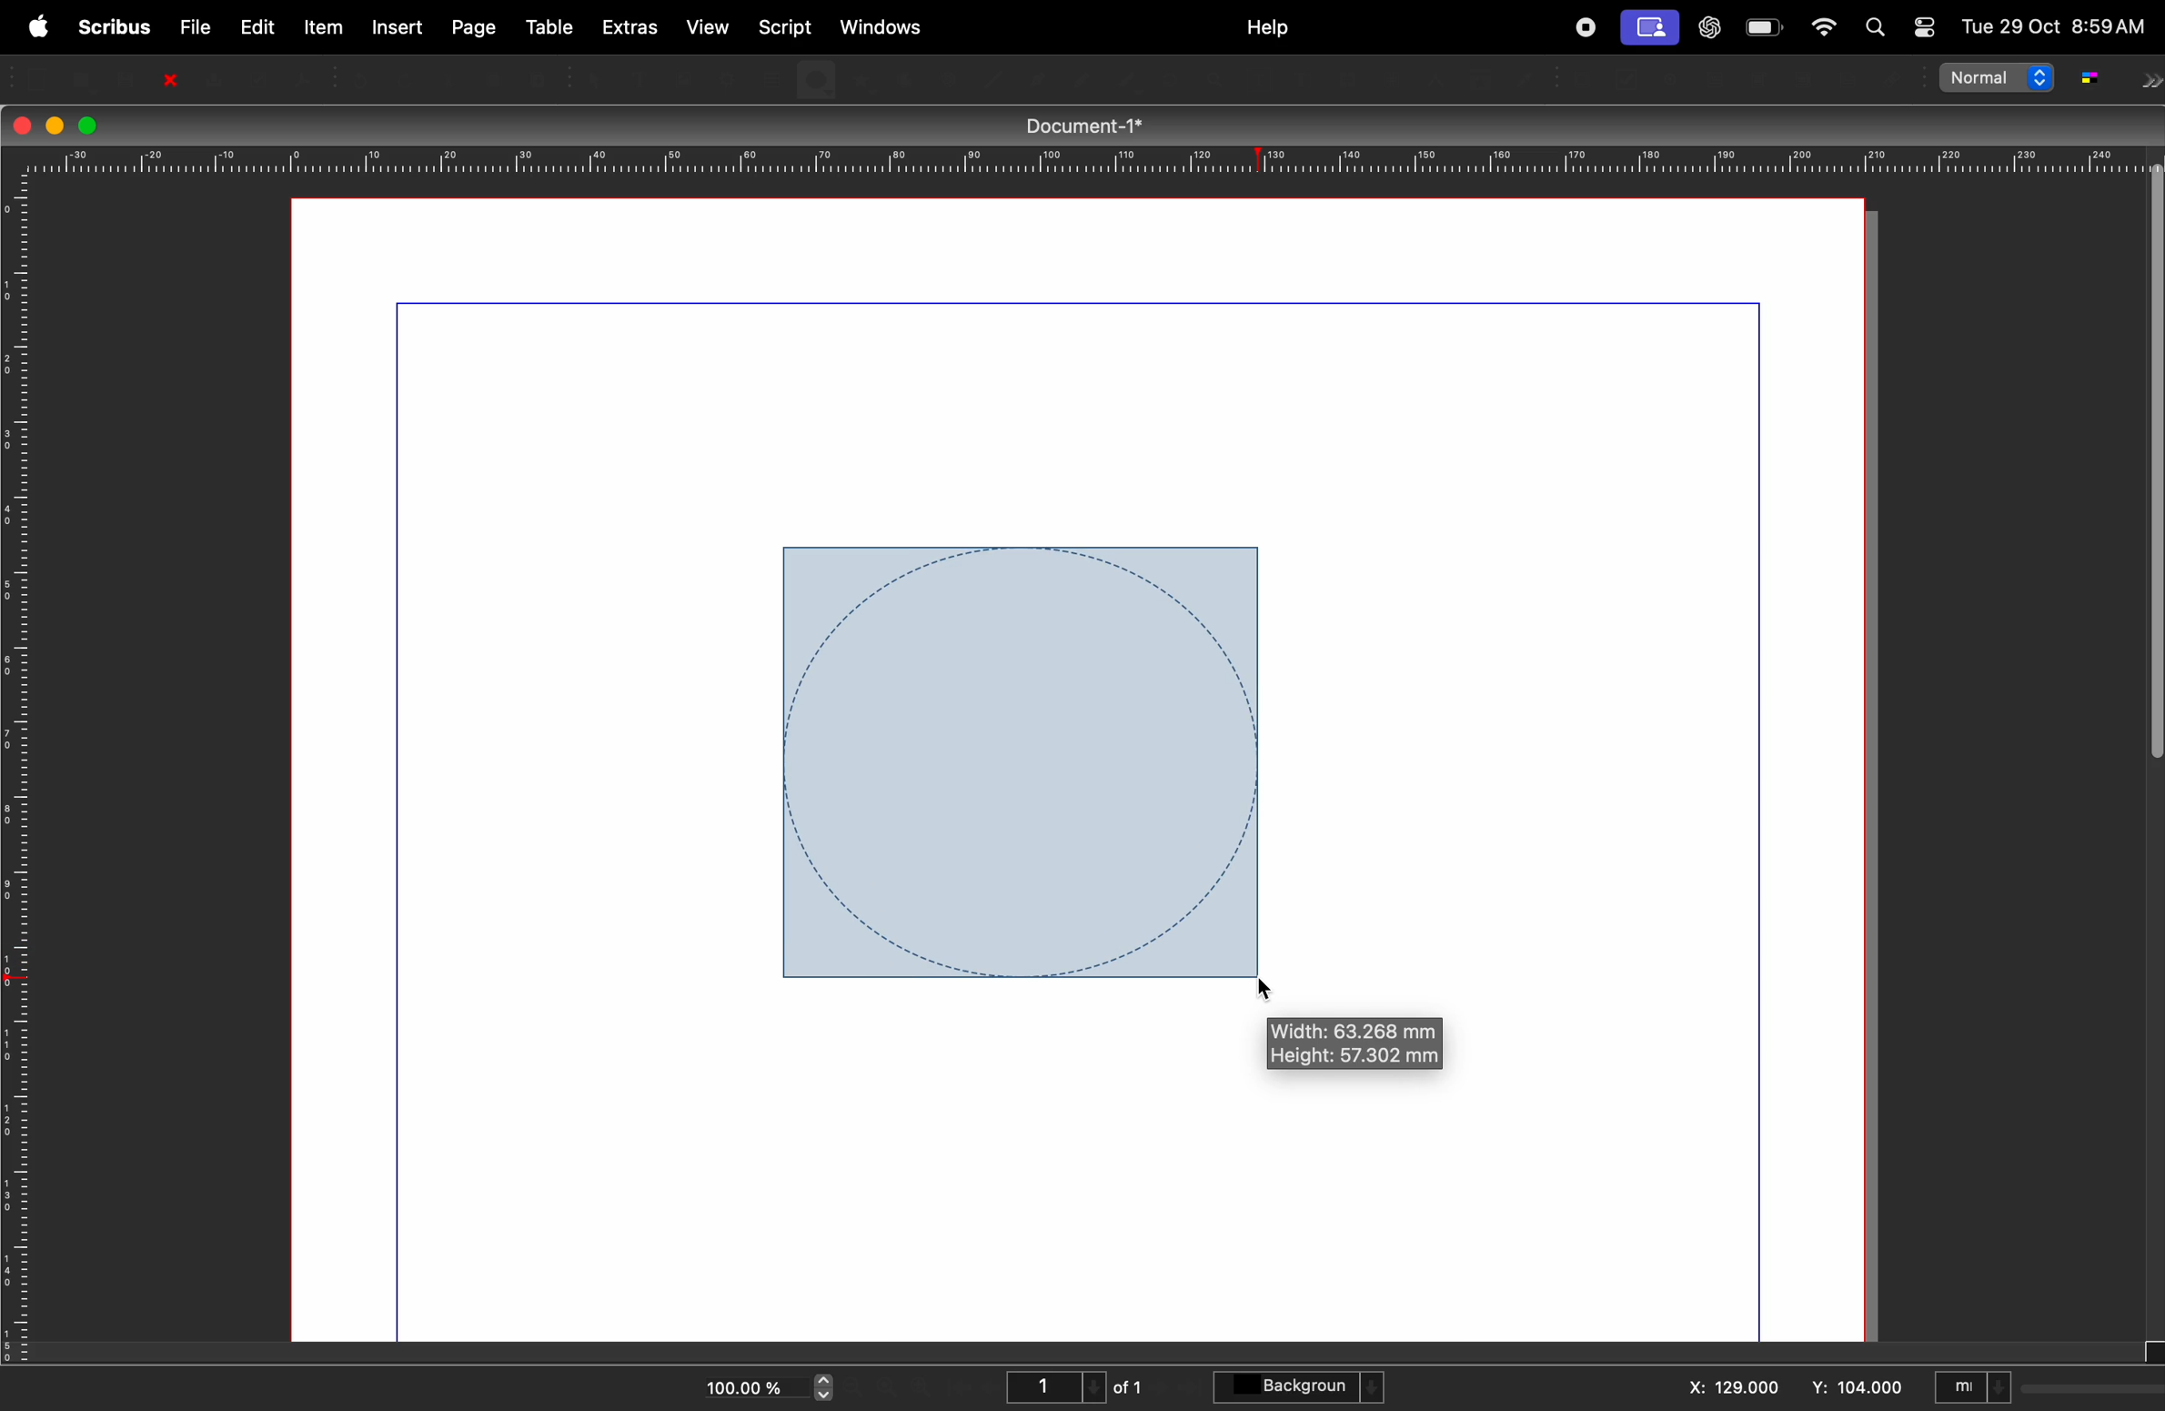 The width and height of the screenshot is (2165, 1411). Describe the element at coordinates (1172, 80) in the screenshot. I see `rotate item` at that location.